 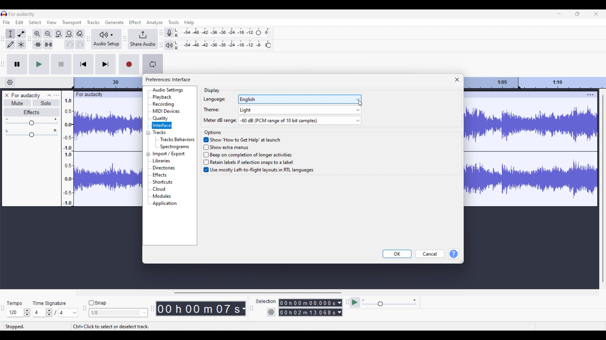 What do you see at coordinates (10, 34) in the screenshot?
I see `Selection tool` at bounding box center [10, 34].